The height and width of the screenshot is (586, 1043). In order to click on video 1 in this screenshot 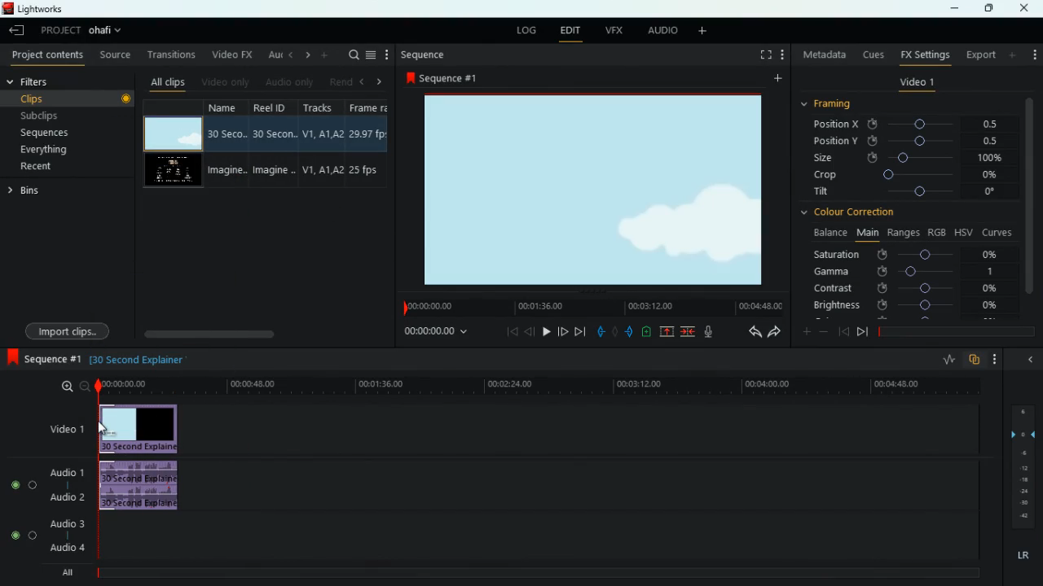, I will do `click(64, 428)`.